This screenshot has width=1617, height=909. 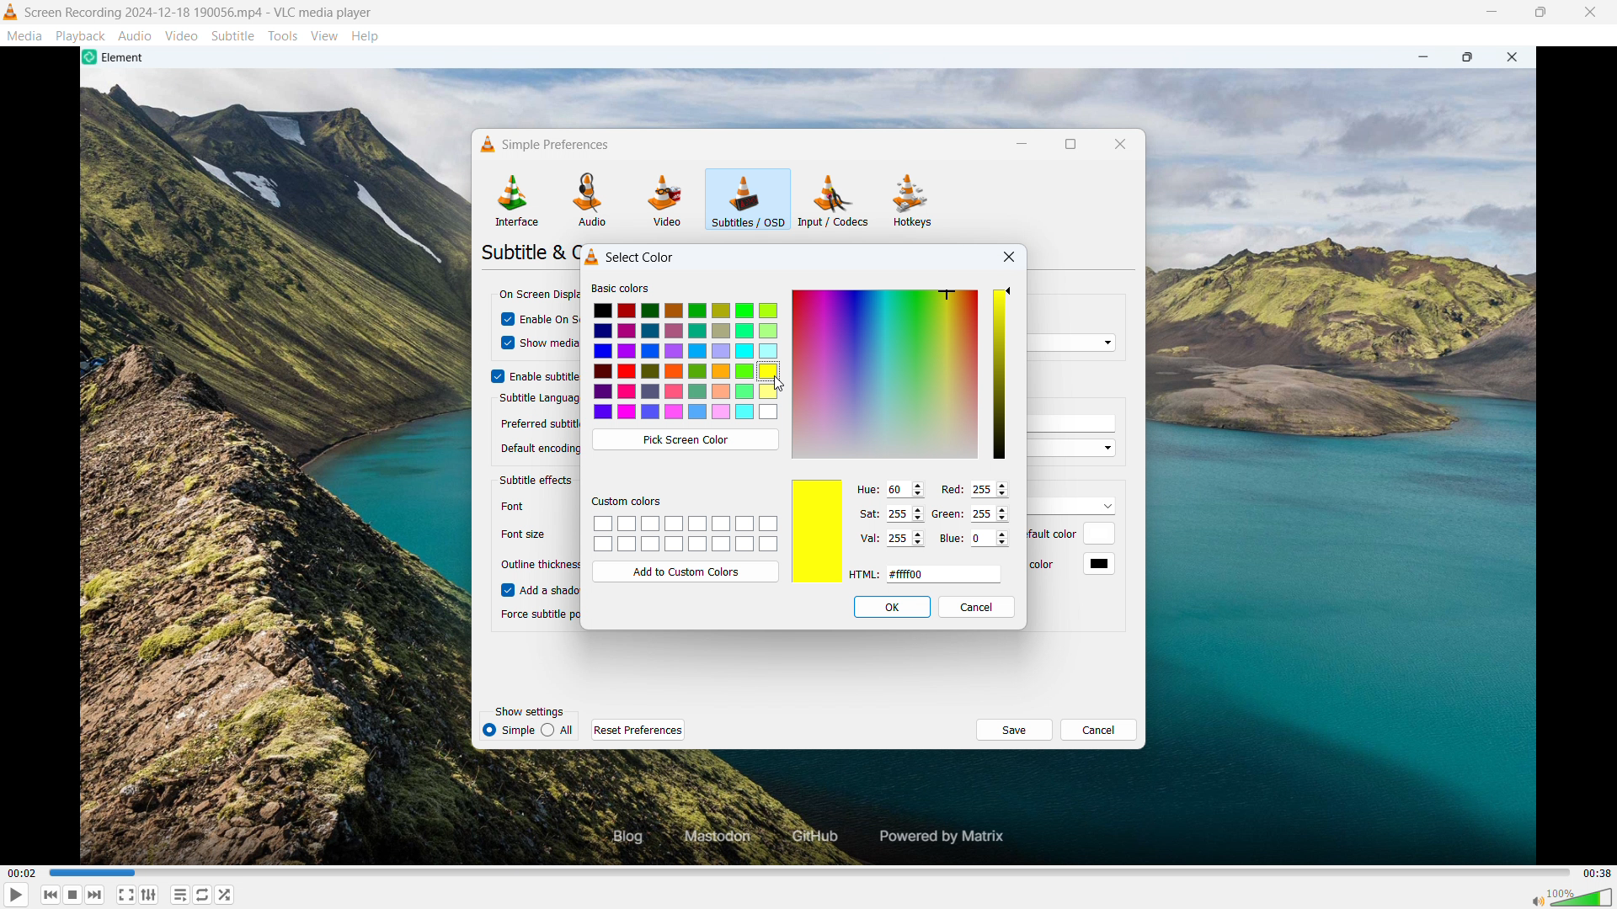 What do you see at coordinates (203, 894) in the screenshot?
I see `Toggle between loop all, loop one & no loop ` at bounding box center [203, 894].